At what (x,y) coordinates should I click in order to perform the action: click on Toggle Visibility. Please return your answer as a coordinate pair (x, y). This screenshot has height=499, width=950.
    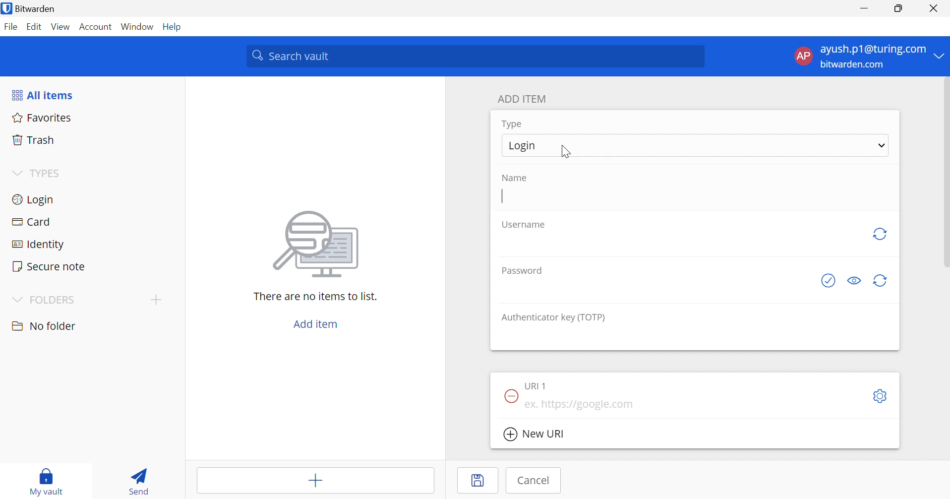
    Looking at the image, I should click on (854, 282).